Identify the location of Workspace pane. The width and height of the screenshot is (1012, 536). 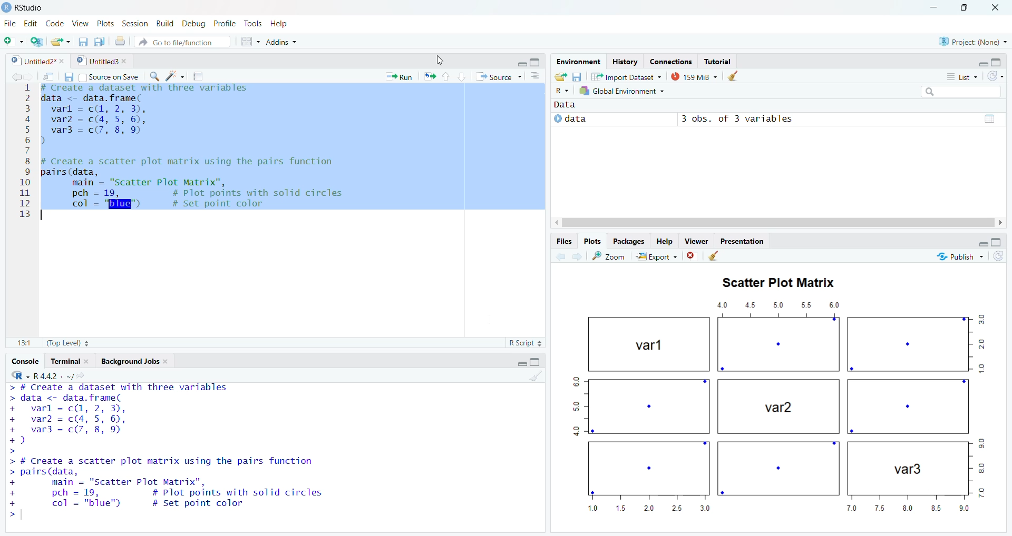
(248, 43).